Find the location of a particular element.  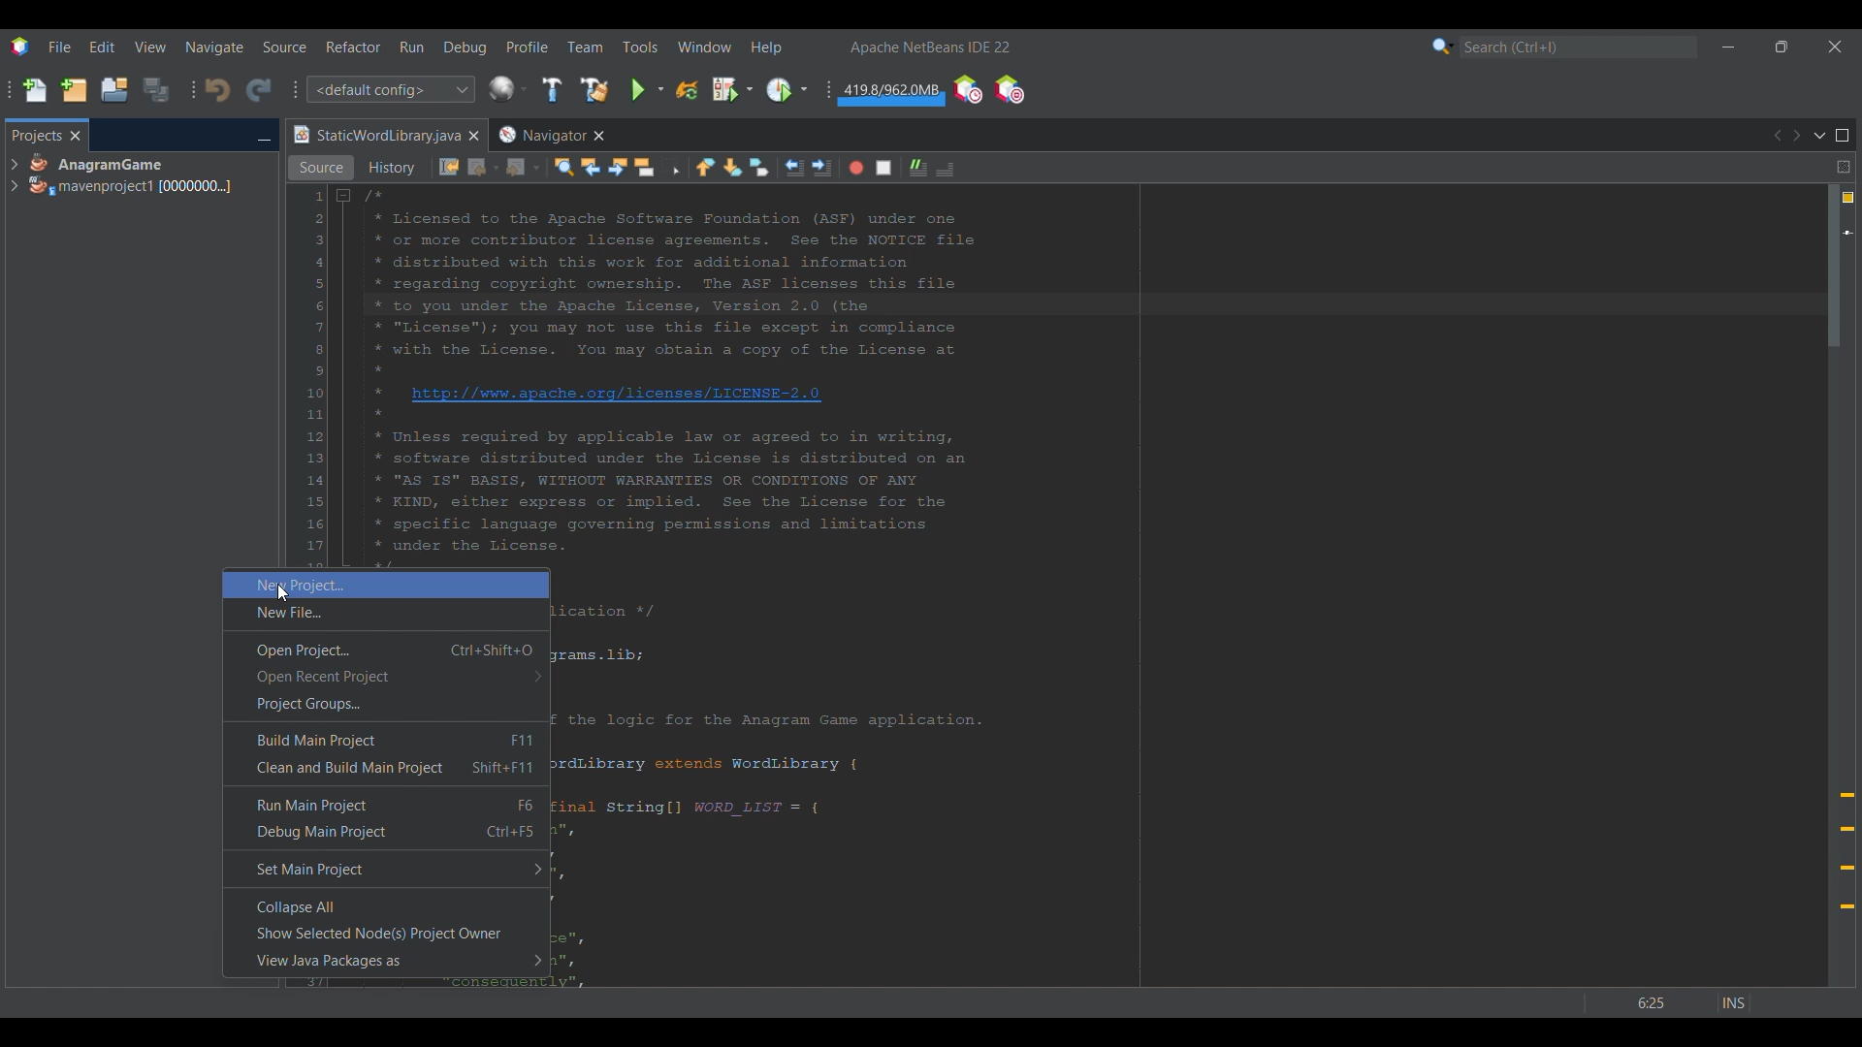

Software name and version is located at coordinates (931, 47).